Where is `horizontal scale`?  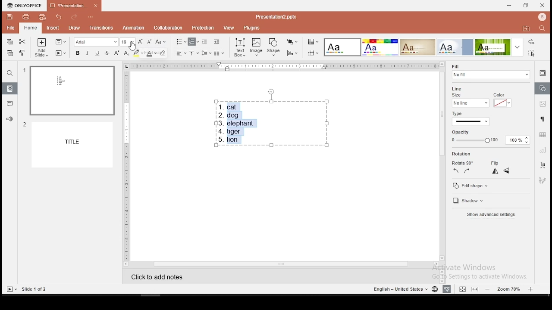
horizontal scale is located at coordinates (285, 66).